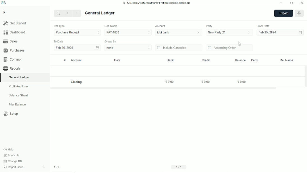 The width and height of the screenshot is (307, 173). I want to click on Search, so click(58, 13).